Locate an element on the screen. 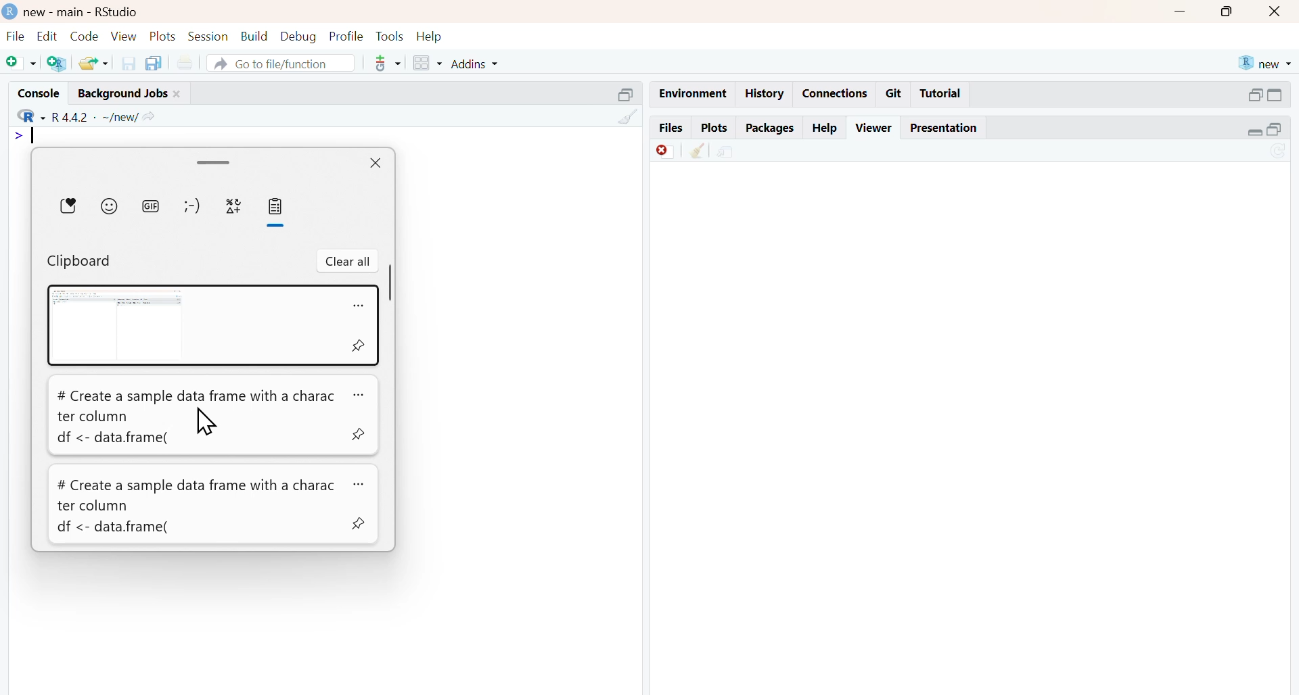 The height and width of the screenshot is (695, 1299). clean is located at coordinates (629, 117).